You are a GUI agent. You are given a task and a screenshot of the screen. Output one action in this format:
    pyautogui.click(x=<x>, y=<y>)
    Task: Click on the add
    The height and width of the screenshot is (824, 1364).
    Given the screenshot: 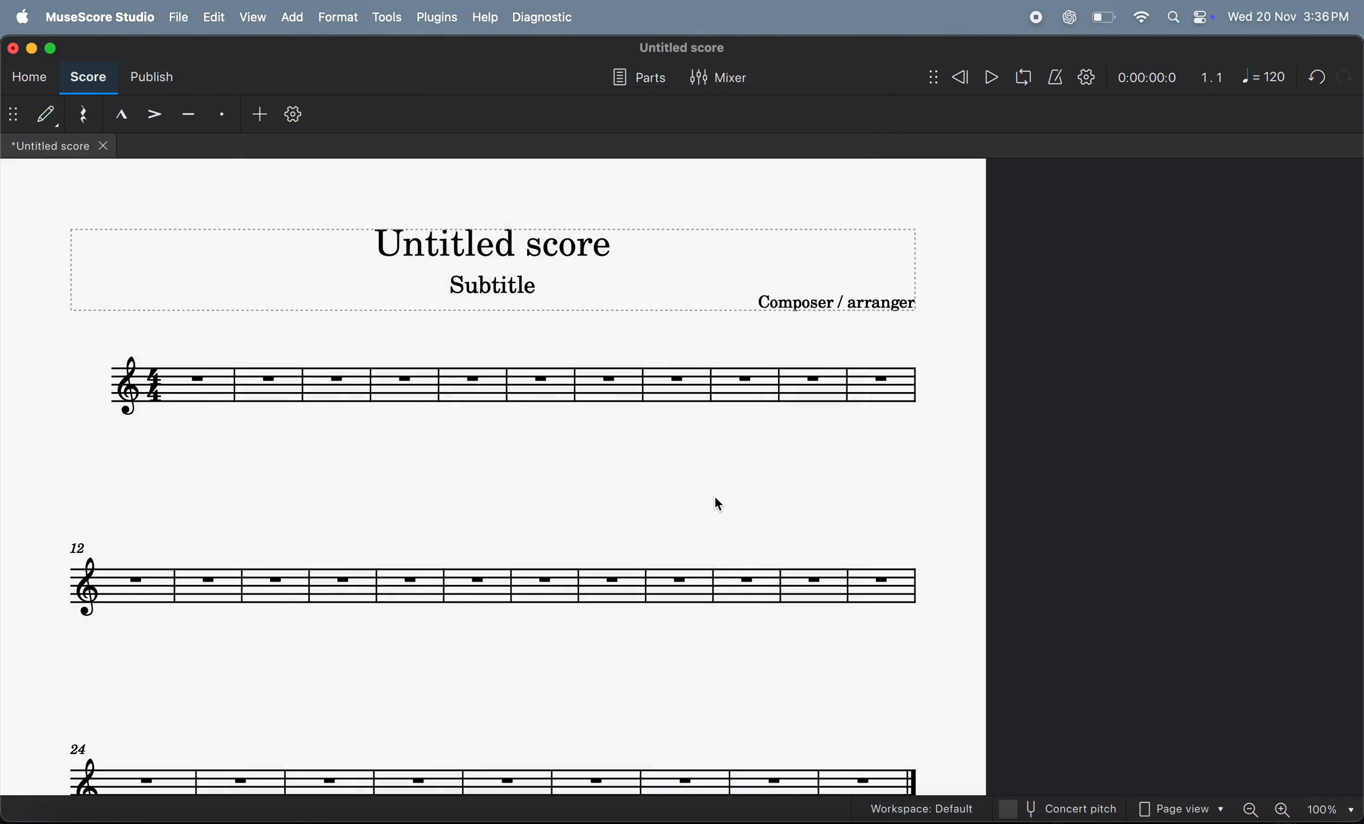 What is the action you would take?
    pyautogui.click(x=255, y=115)
    